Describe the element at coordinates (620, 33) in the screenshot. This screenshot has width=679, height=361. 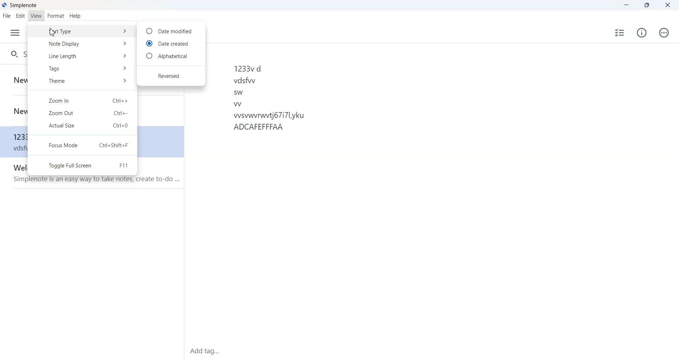
I see `Insert checklist` at that location.